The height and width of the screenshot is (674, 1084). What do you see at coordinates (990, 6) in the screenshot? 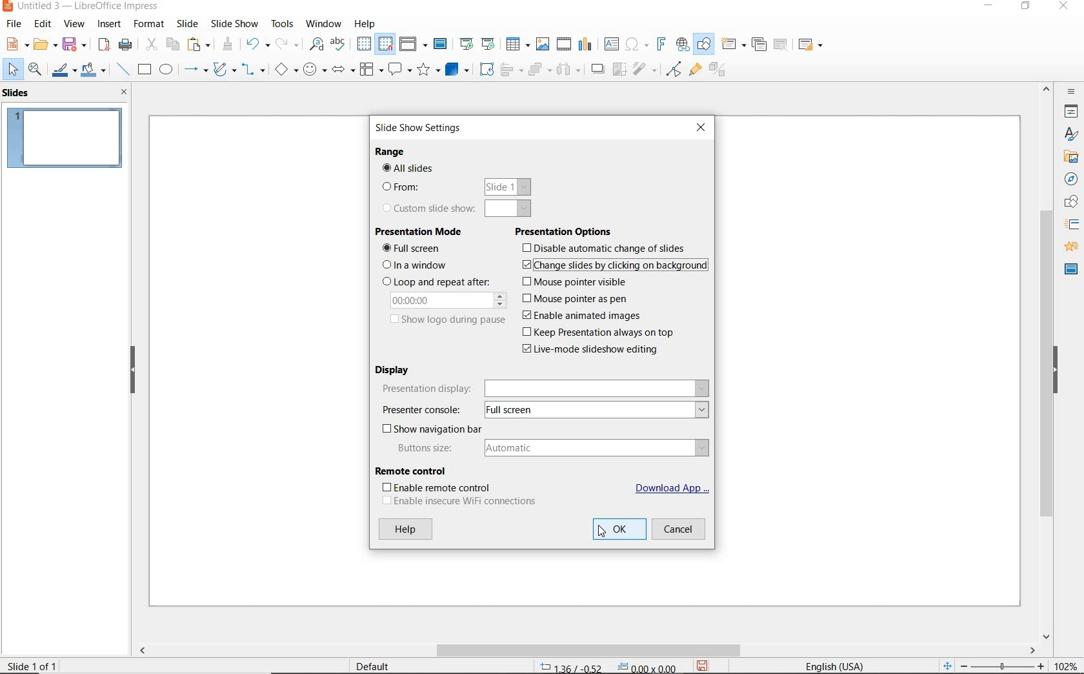
I see `MINIMIZE` at bounding box center [990, 6].